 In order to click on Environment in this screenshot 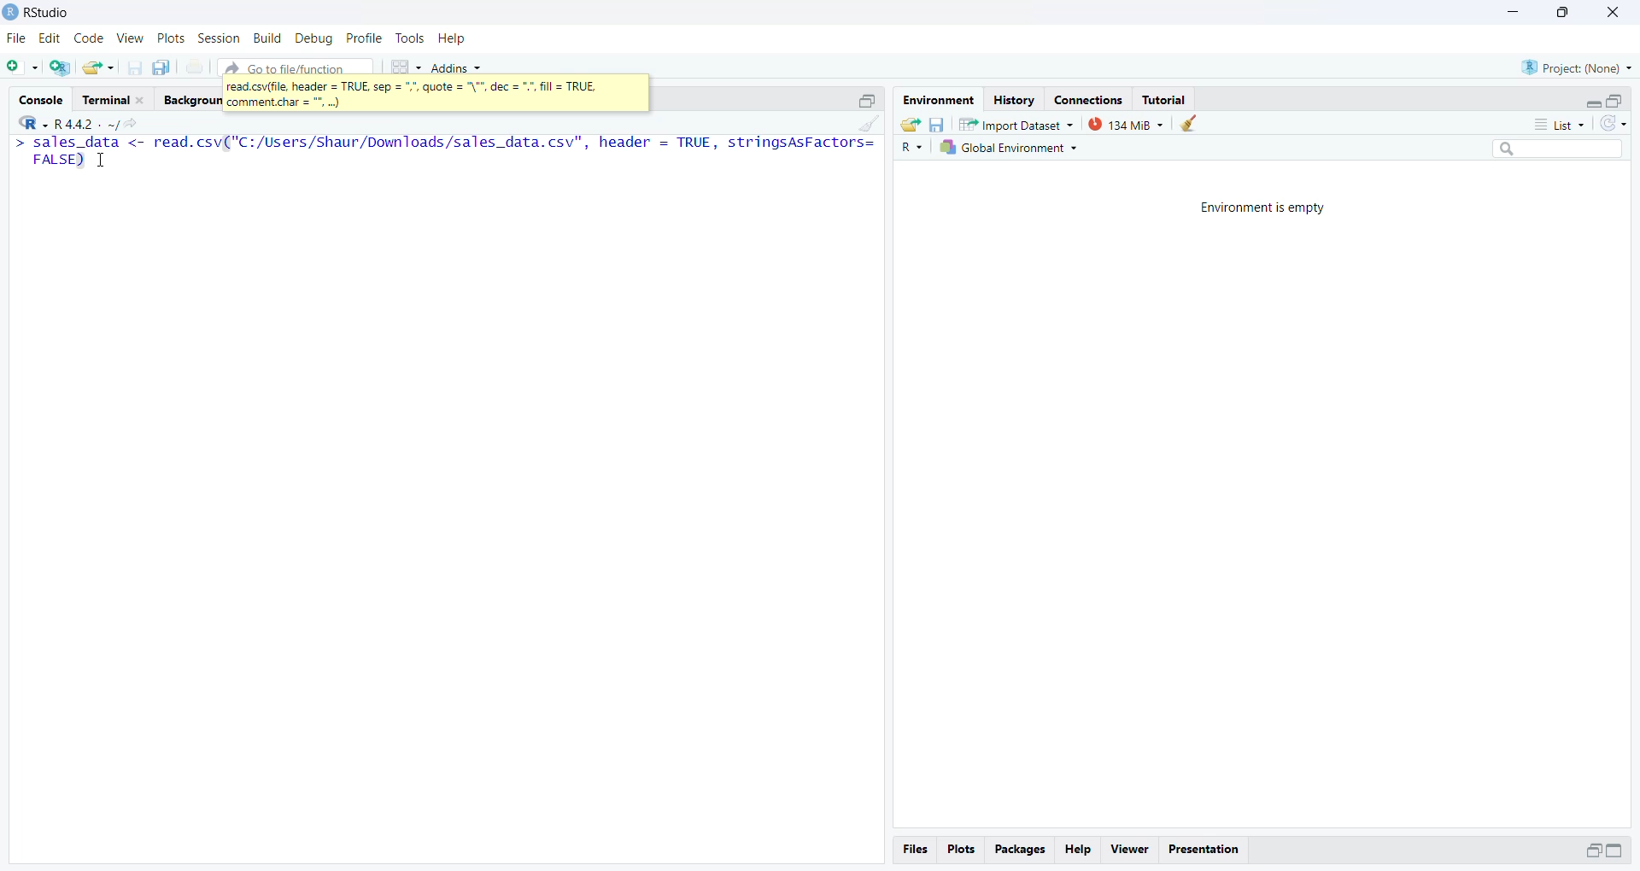, I will do `click(936, 101)`.